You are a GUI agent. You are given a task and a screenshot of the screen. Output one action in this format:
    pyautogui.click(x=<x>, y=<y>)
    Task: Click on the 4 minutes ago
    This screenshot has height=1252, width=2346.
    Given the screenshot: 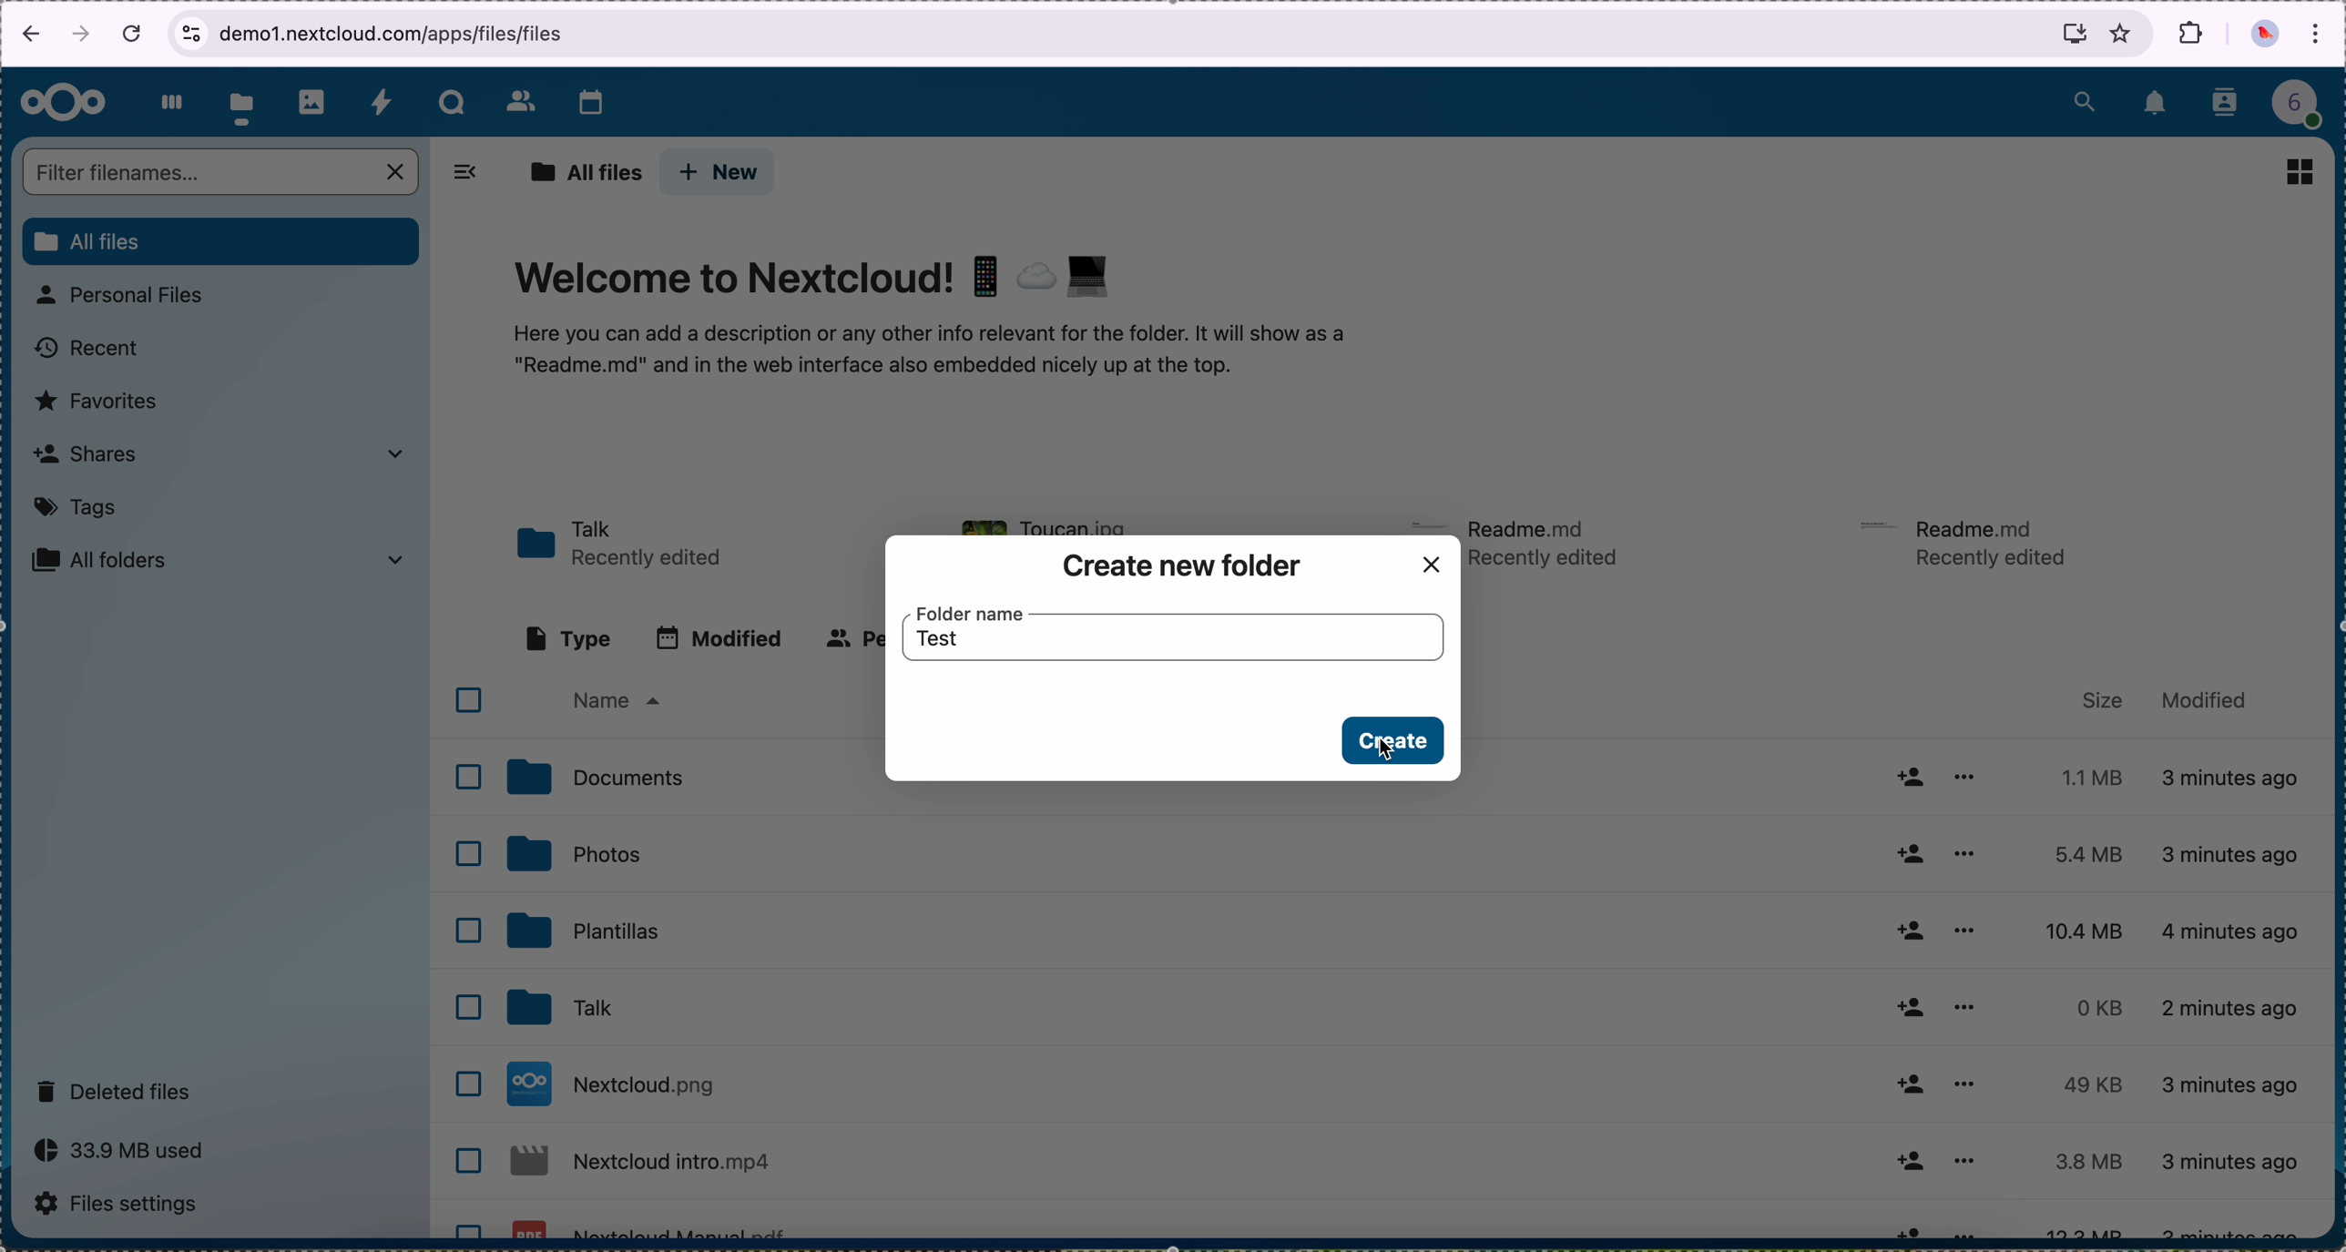 What is the action you would take?
    pyautogui.click(x=2233, y=1014)
    